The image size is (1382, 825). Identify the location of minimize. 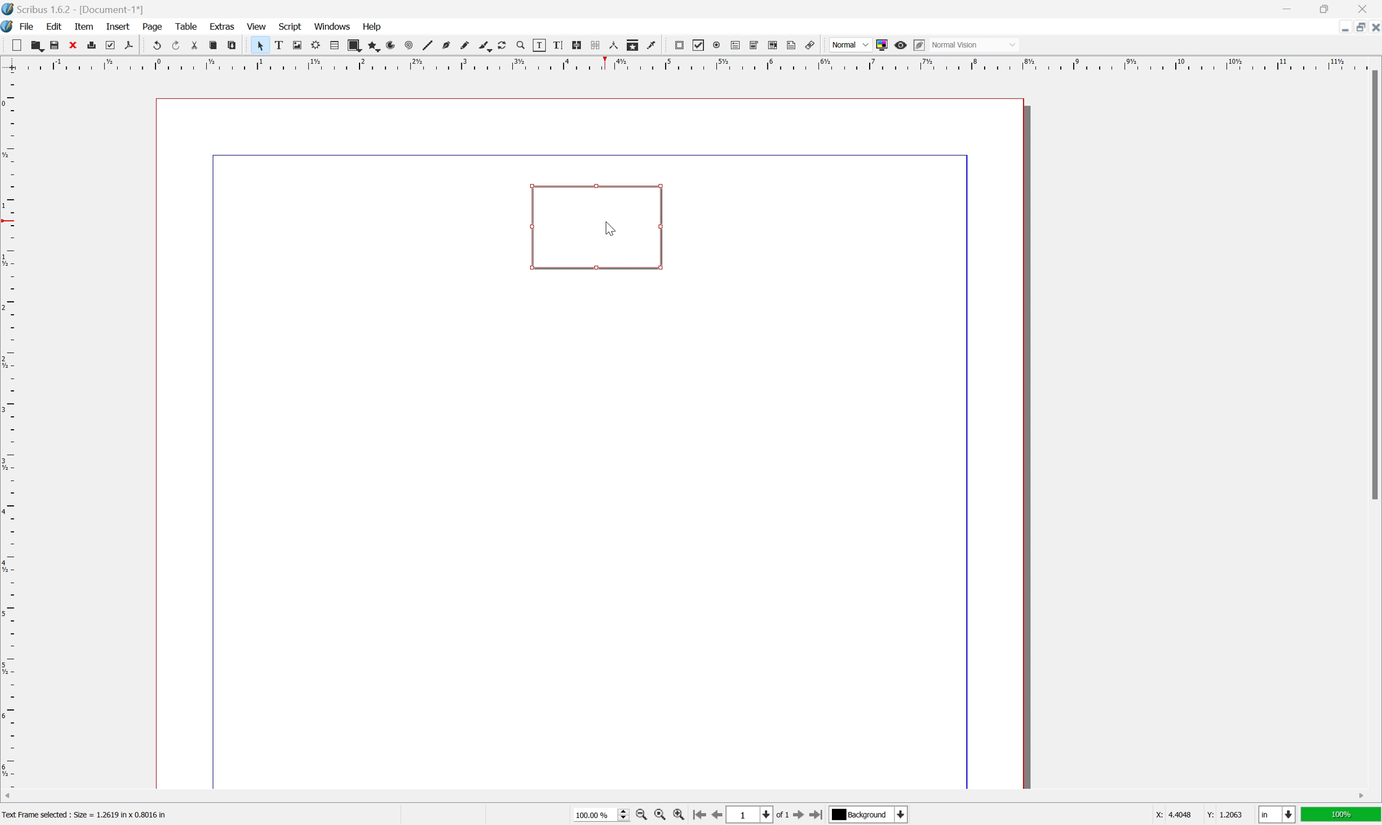
(1340, 27).